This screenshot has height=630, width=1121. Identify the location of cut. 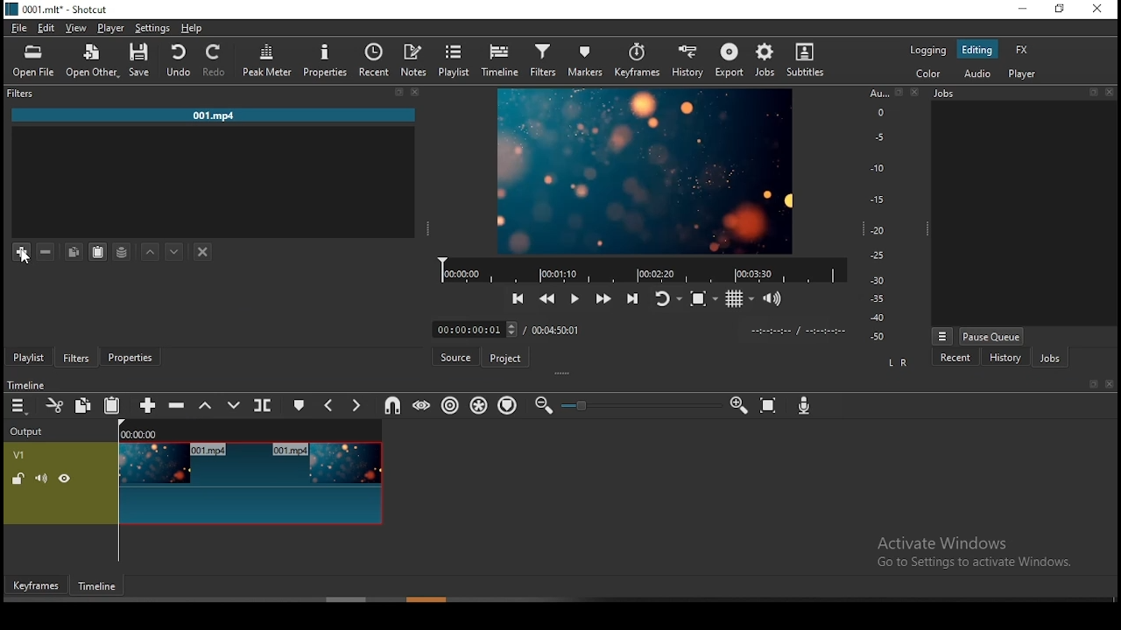
(55, 405).